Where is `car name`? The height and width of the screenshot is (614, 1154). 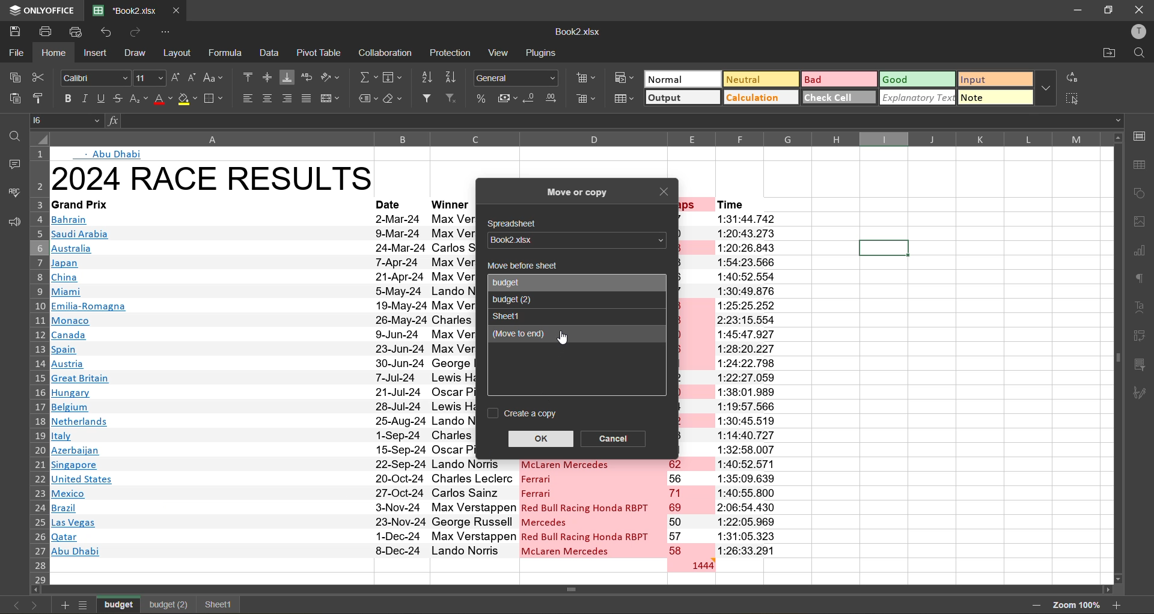
car name is located at coordinates (591, 508).